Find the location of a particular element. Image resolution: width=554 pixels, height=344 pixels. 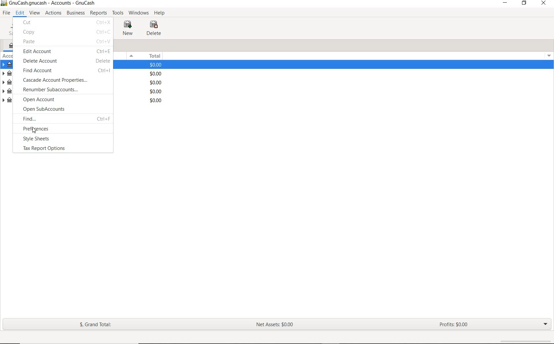

TAX REPORT OPTIONS is located at coordinates (50, 149).